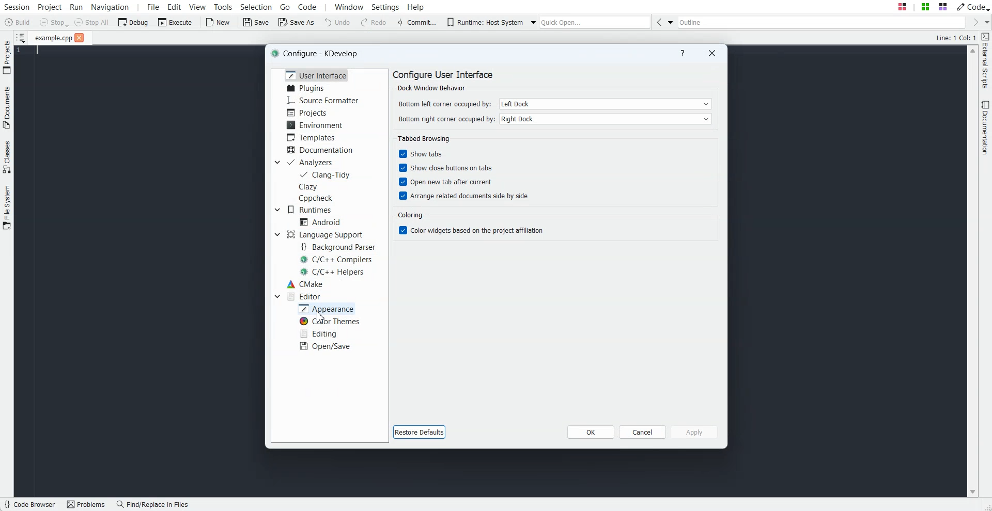 The image size is (992, 511). I want to click on Bottom right corner occupied by, so click(446, 119).